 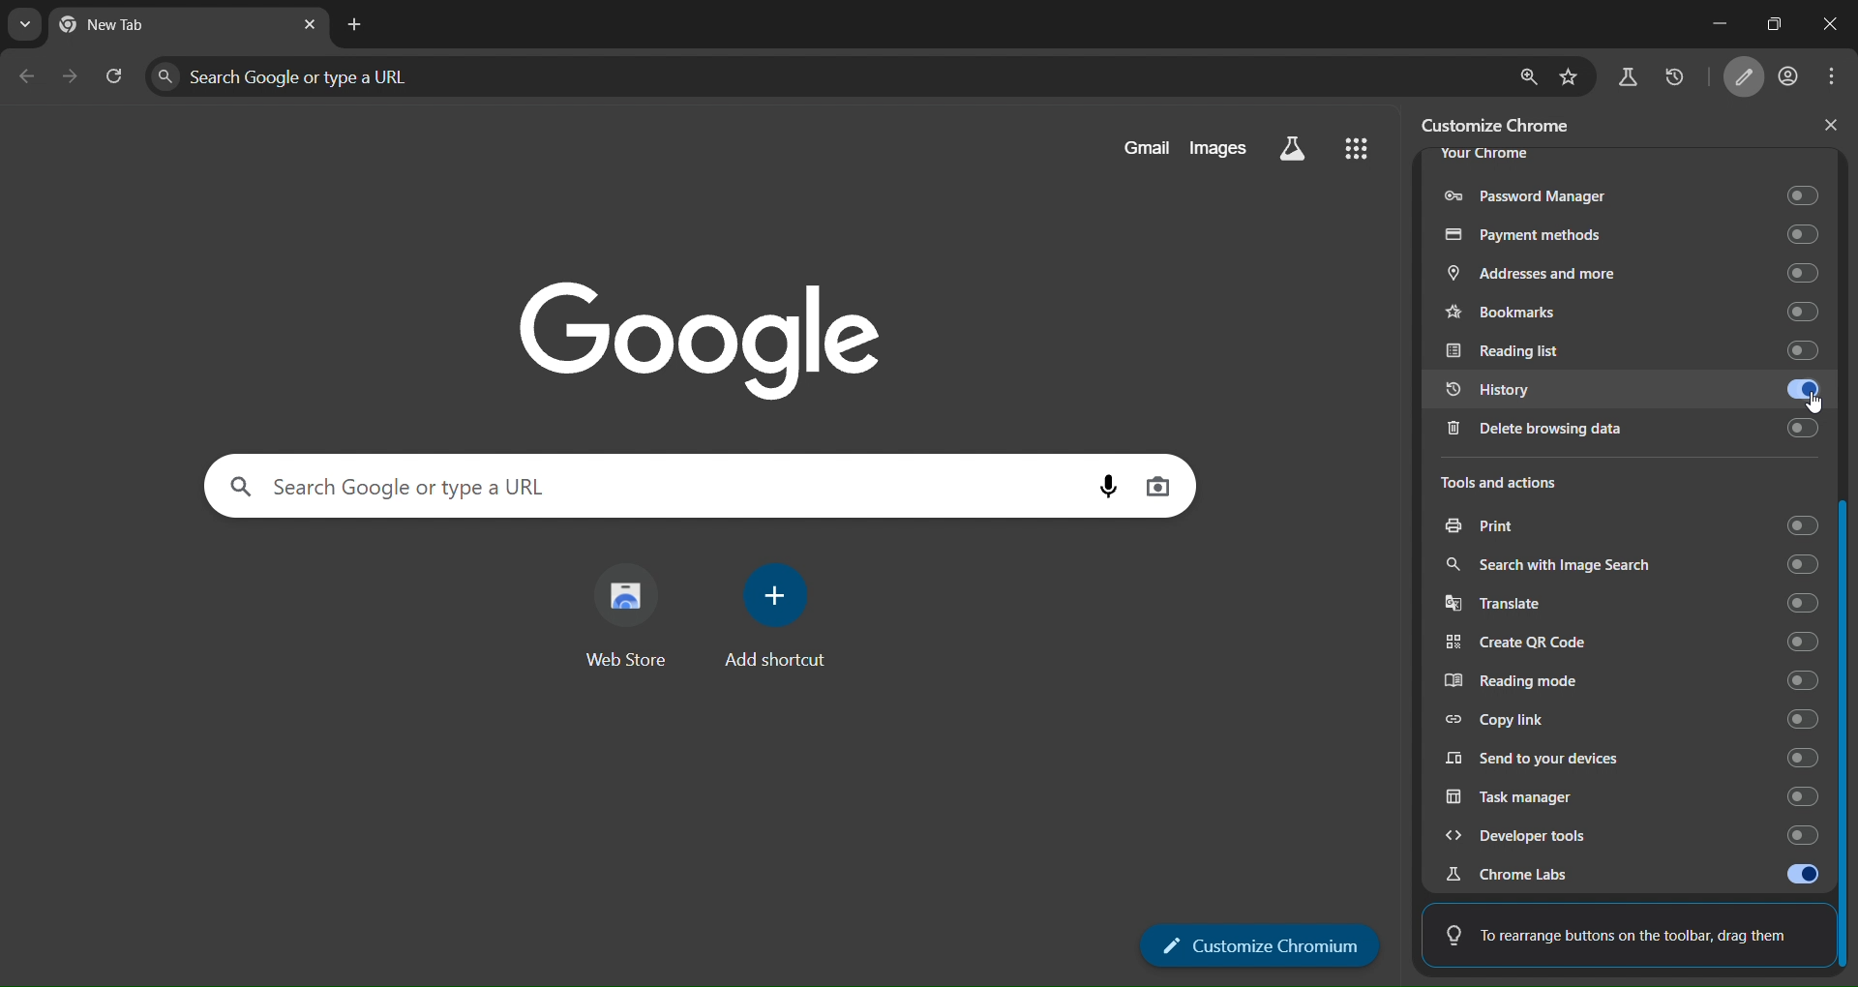 What do you see at coordinates (1146, 147) in the screenshot?
I see `gmail` at bounding box center [1146, 147].